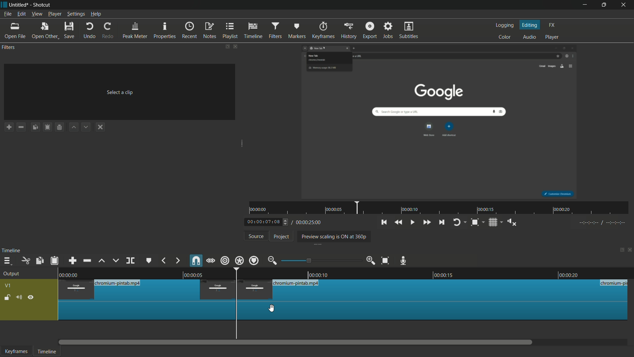 The image size is (634, 357). What do you see at coordinates (70, 30) in the screenshot?
I see `save` at bounding box center [70, 30].